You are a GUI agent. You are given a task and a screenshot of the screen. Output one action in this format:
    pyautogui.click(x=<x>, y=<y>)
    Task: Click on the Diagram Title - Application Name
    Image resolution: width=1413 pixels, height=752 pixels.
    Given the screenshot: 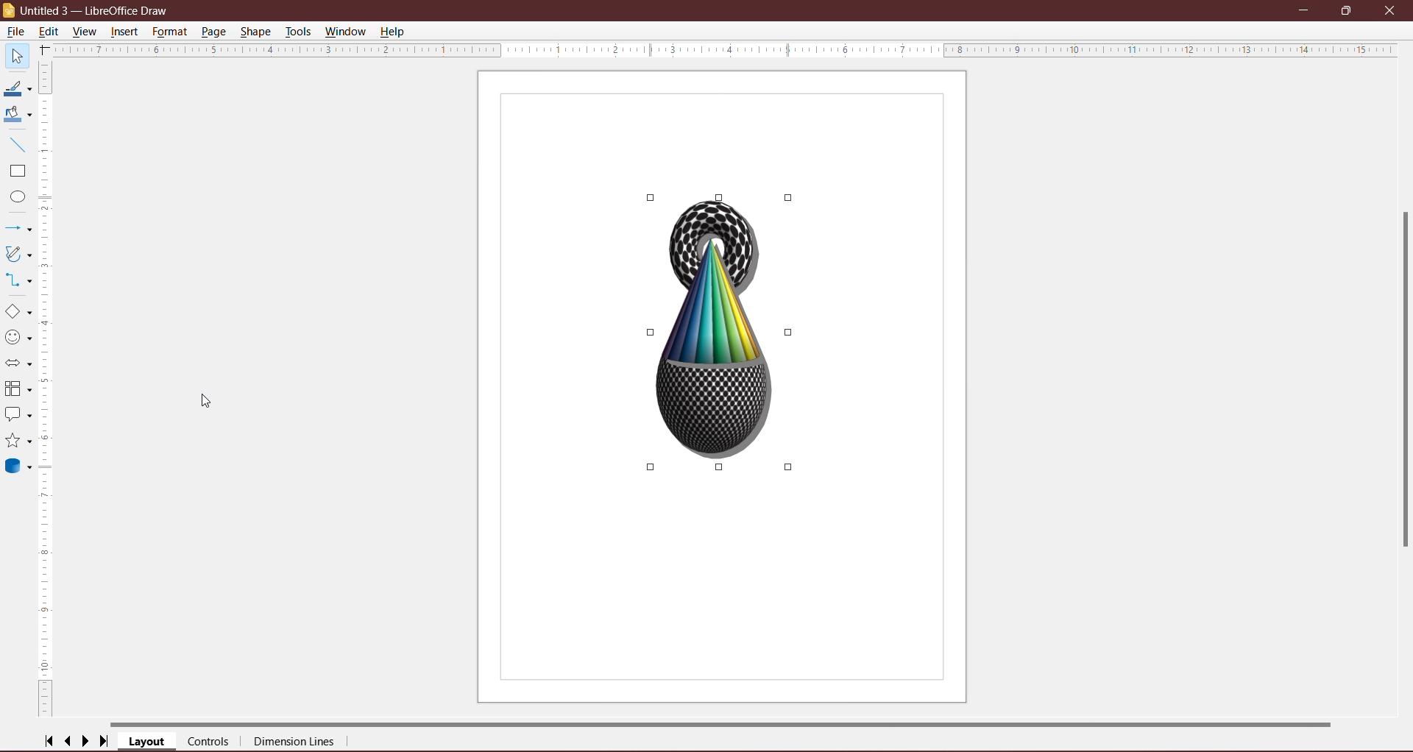 What is the action you would take?
    pyautogui.click(x=99, y=10)
    